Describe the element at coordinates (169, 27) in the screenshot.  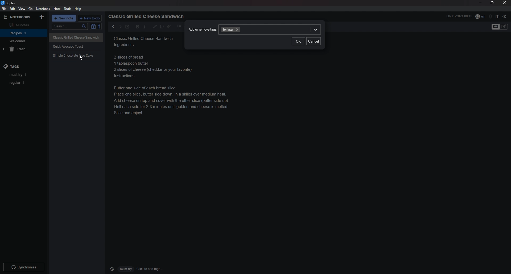
I see `attachment` at that location.